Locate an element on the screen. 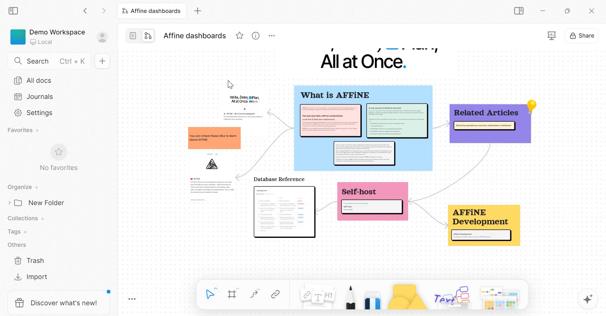  Settings is located at coordinates (33, 113).